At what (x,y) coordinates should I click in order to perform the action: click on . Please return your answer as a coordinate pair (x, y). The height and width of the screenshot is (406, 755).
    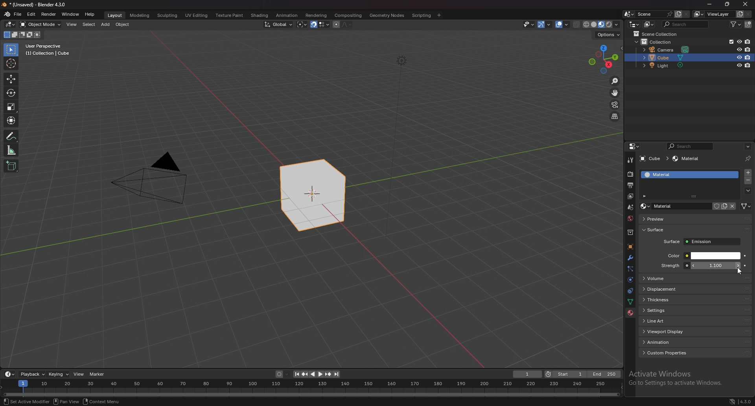
    Looking at the image, I should click on (400, 151).